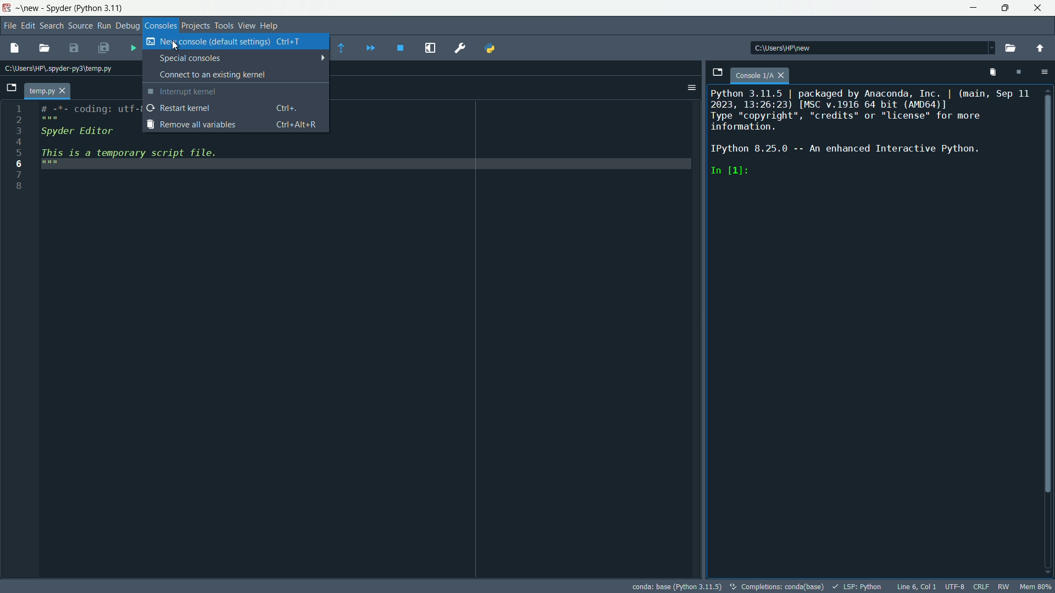 The height and width of the screenshot is (593, 1055). I want to click on maximize, so click(1003, 9).